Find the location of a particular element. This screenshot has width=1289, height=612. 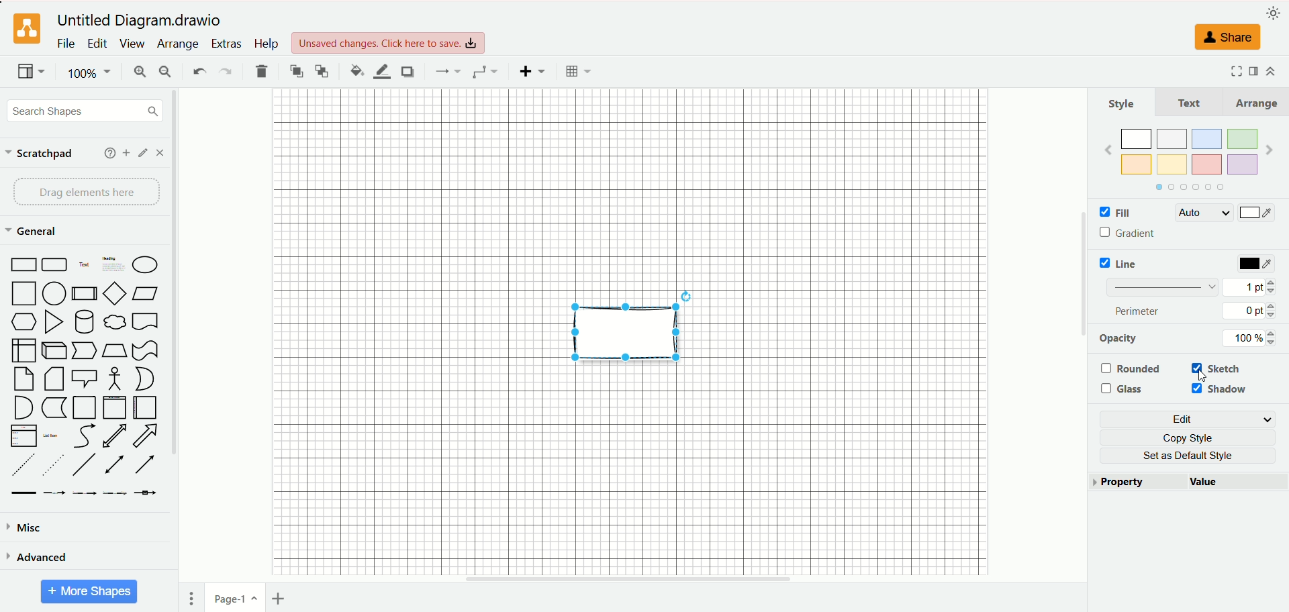

colors is located at coordinates (1188, 152).